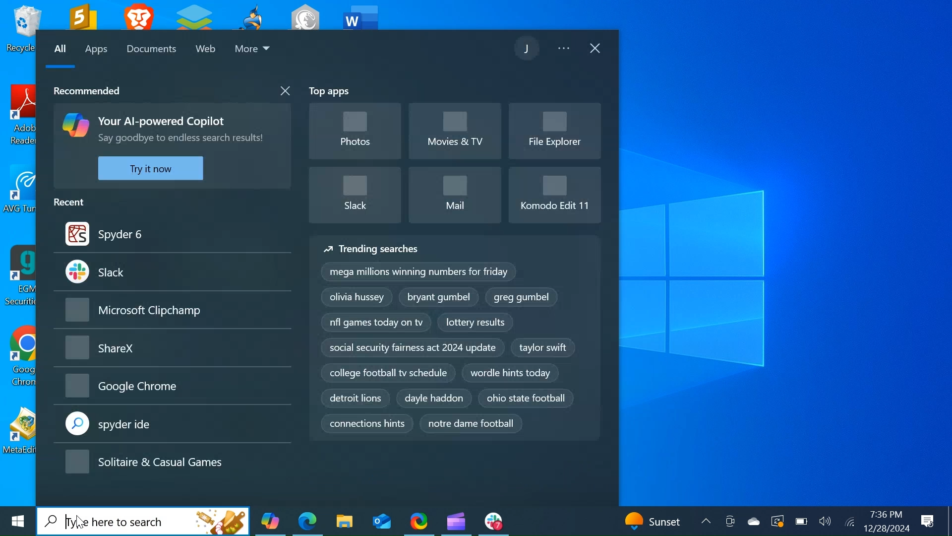 Image resolution: width=952 pixels, height=536 pixels. What do you see at coordinates (825, 523) in the screenshot?
I see `Speaker` at bounding box center [825, 523].